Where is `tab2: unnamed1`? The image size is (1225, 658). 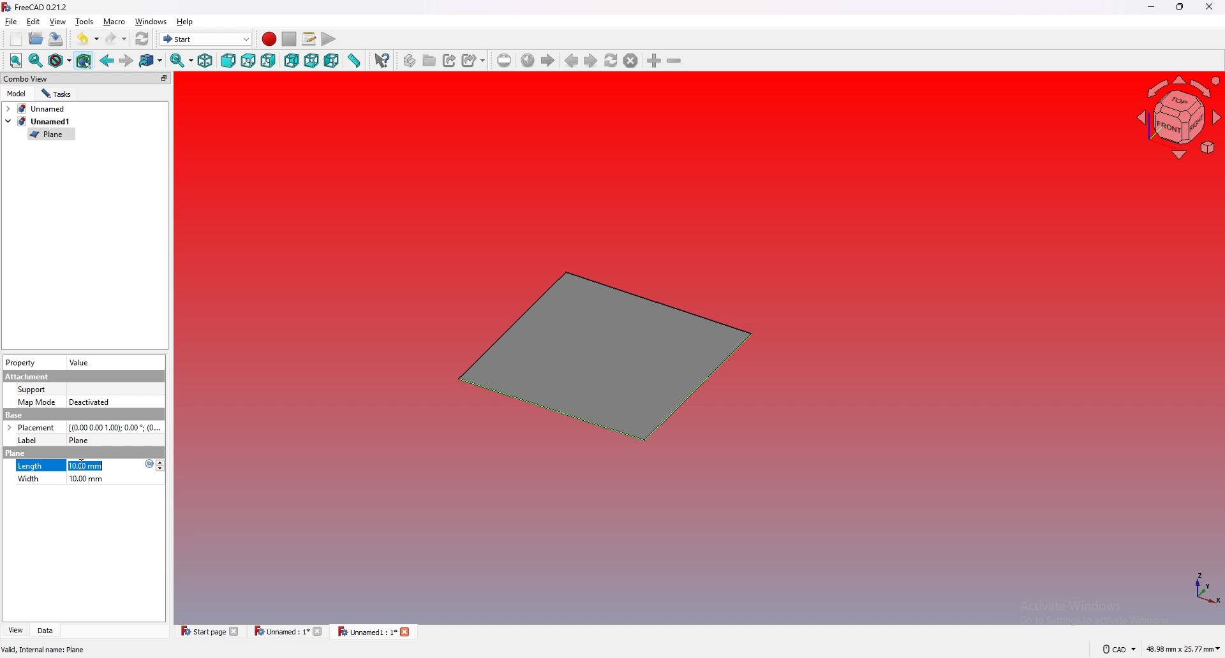 tab2: unnamed1 is located at coordinates (38, 121).